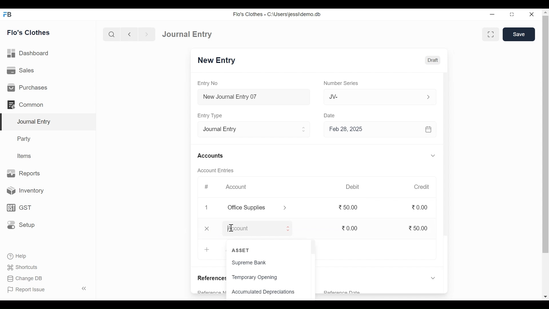 The width and height of the screenshot is (549, 309). Describe the element at coordinates (18, 208) in the screenshot. I see `GST` at that location.